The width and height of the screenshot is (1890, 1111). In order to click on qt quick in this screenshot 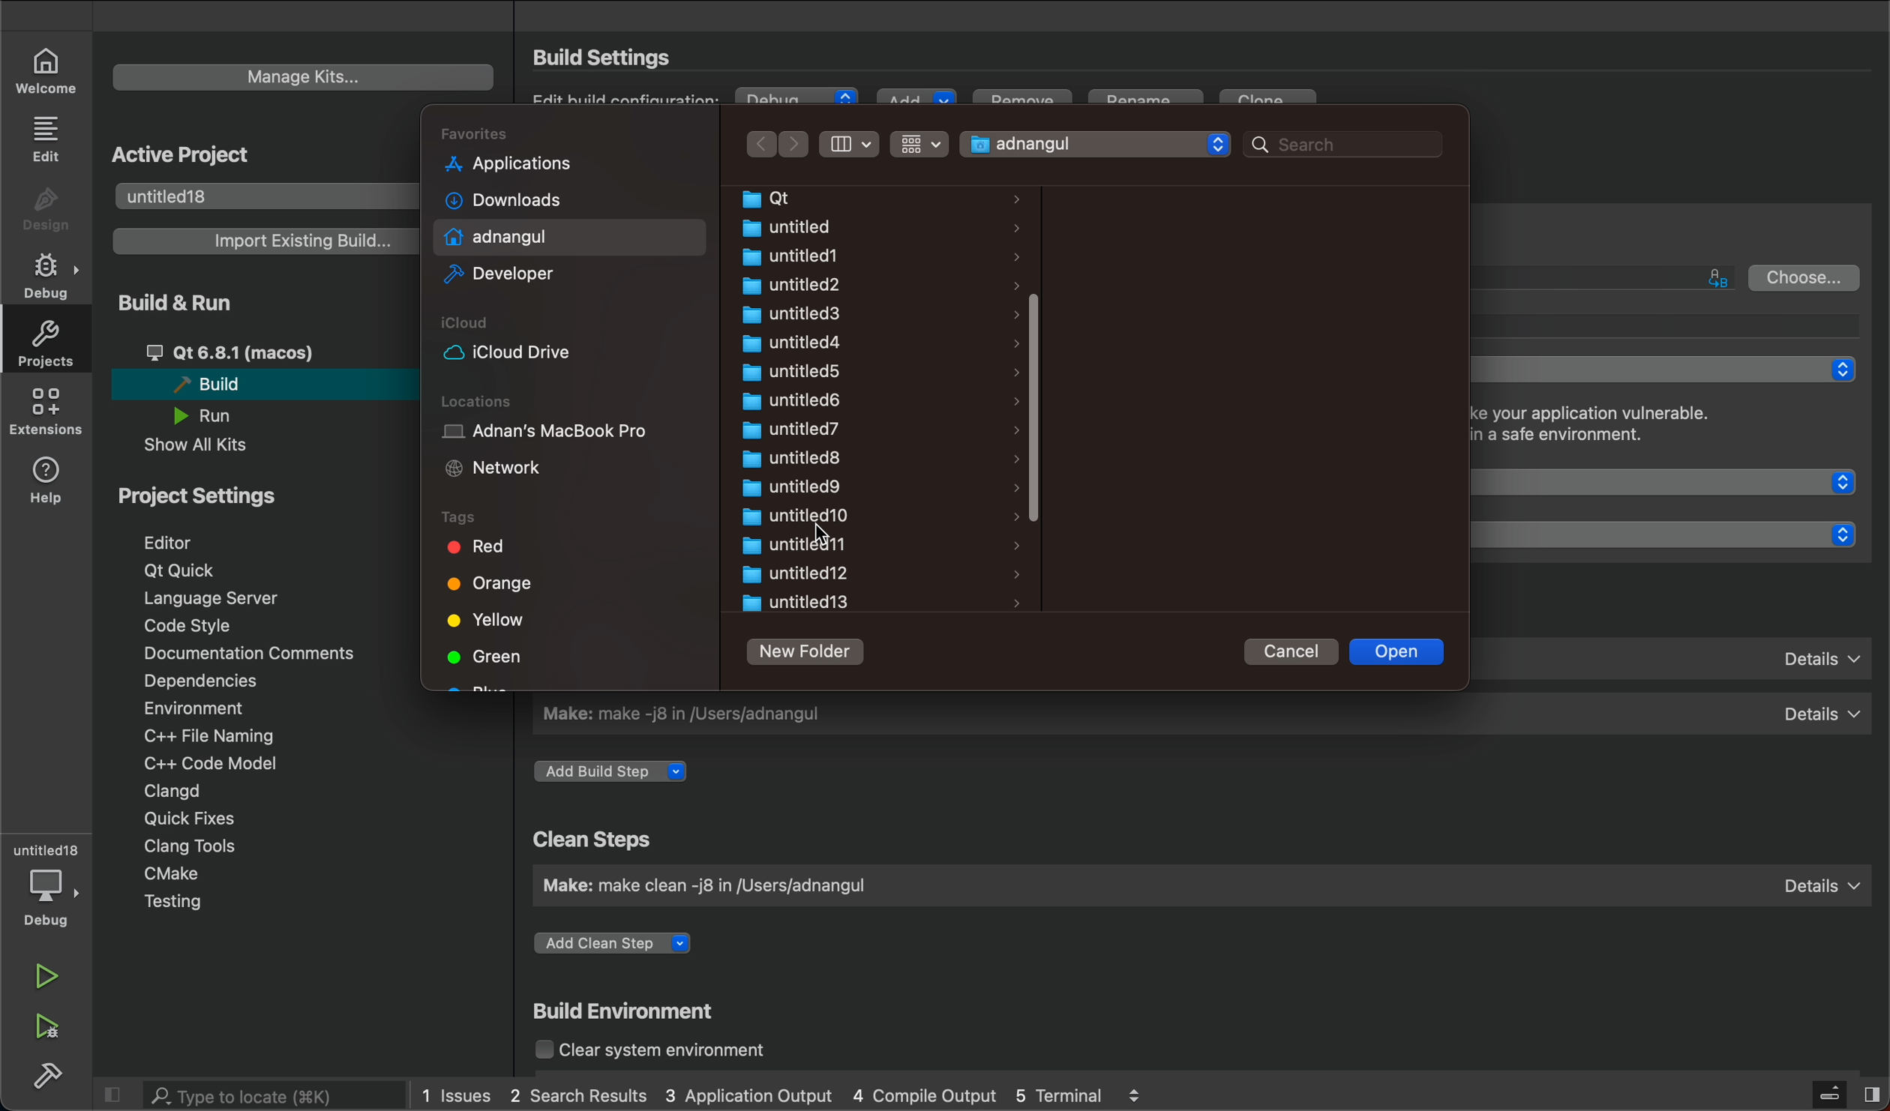, I will do `click(198, 570)`.